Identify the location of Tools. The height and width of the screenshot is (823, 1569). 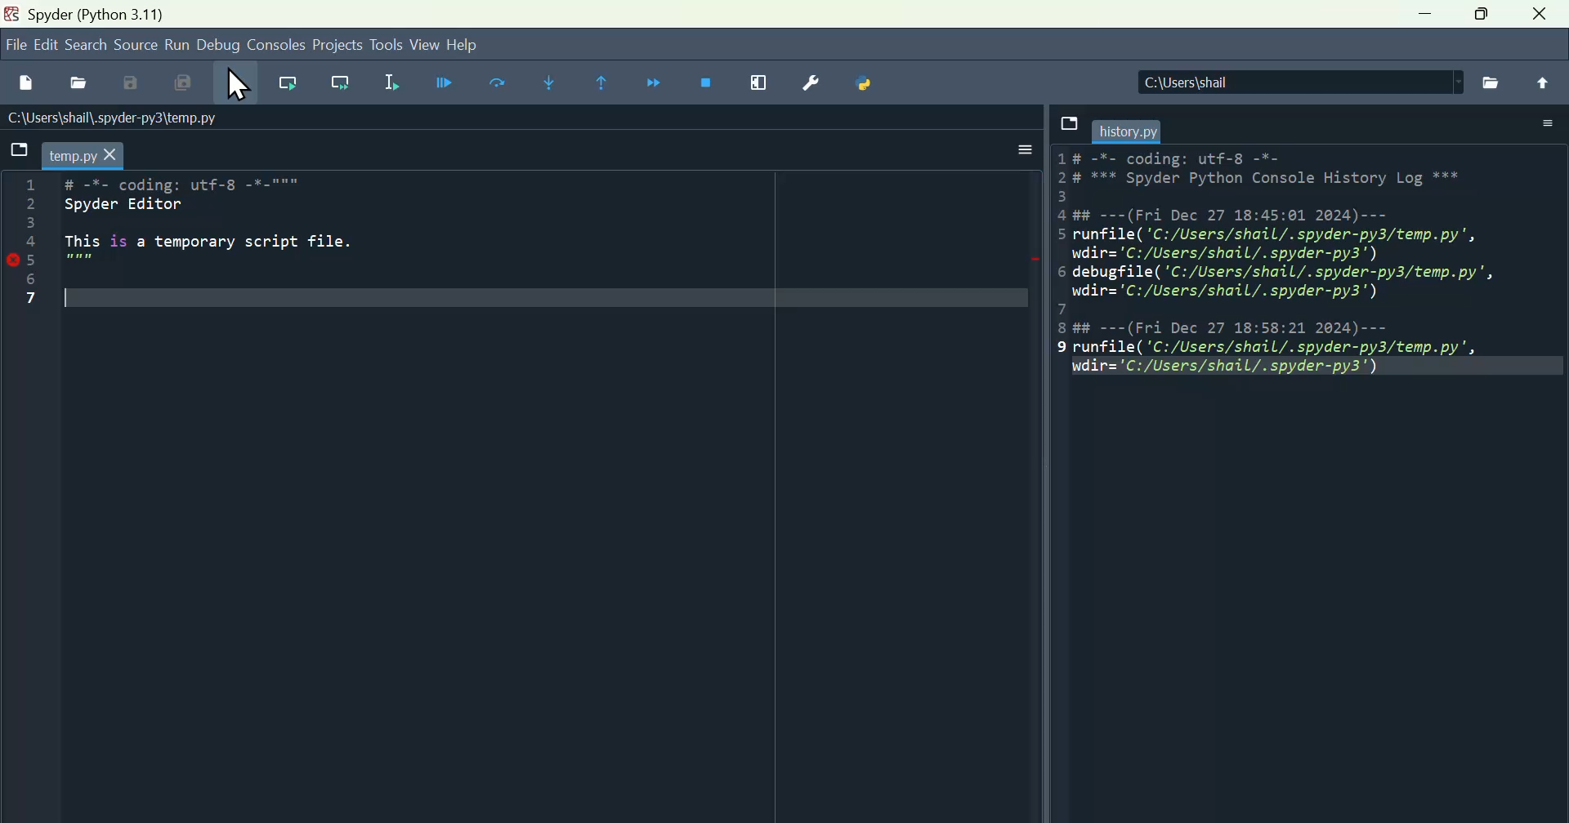
(390, 41).